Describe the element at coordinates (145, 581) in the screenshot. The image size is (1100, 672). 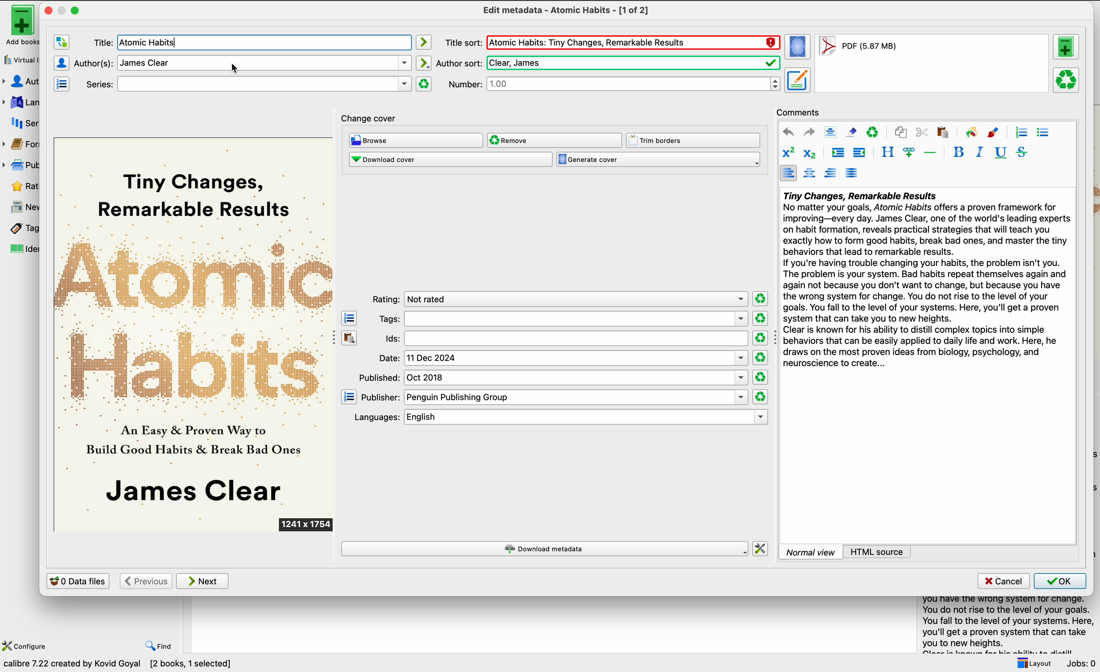
I see `previous` at that location.